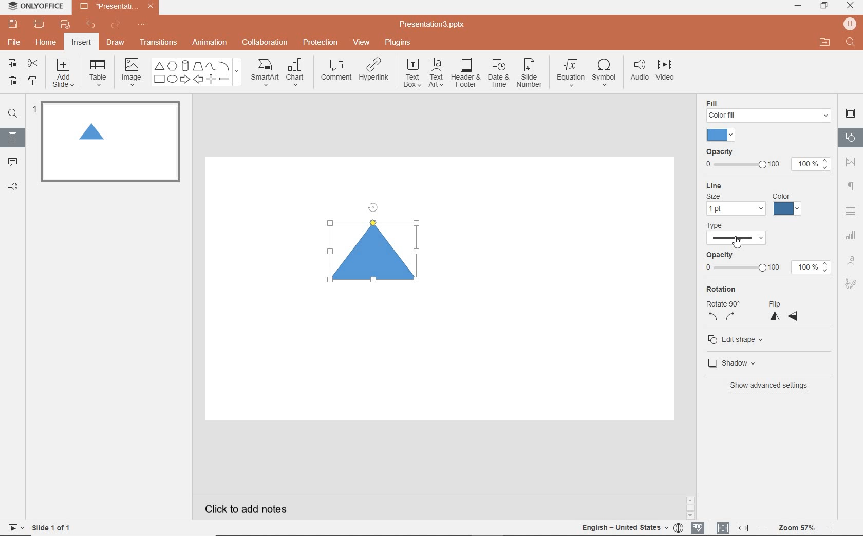  I want to click on FIND, so click(12, 115).